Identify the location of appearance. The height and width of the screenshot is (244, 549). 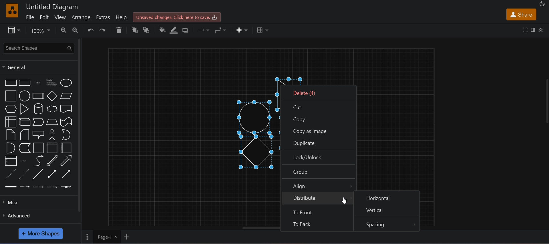
(542, 4).